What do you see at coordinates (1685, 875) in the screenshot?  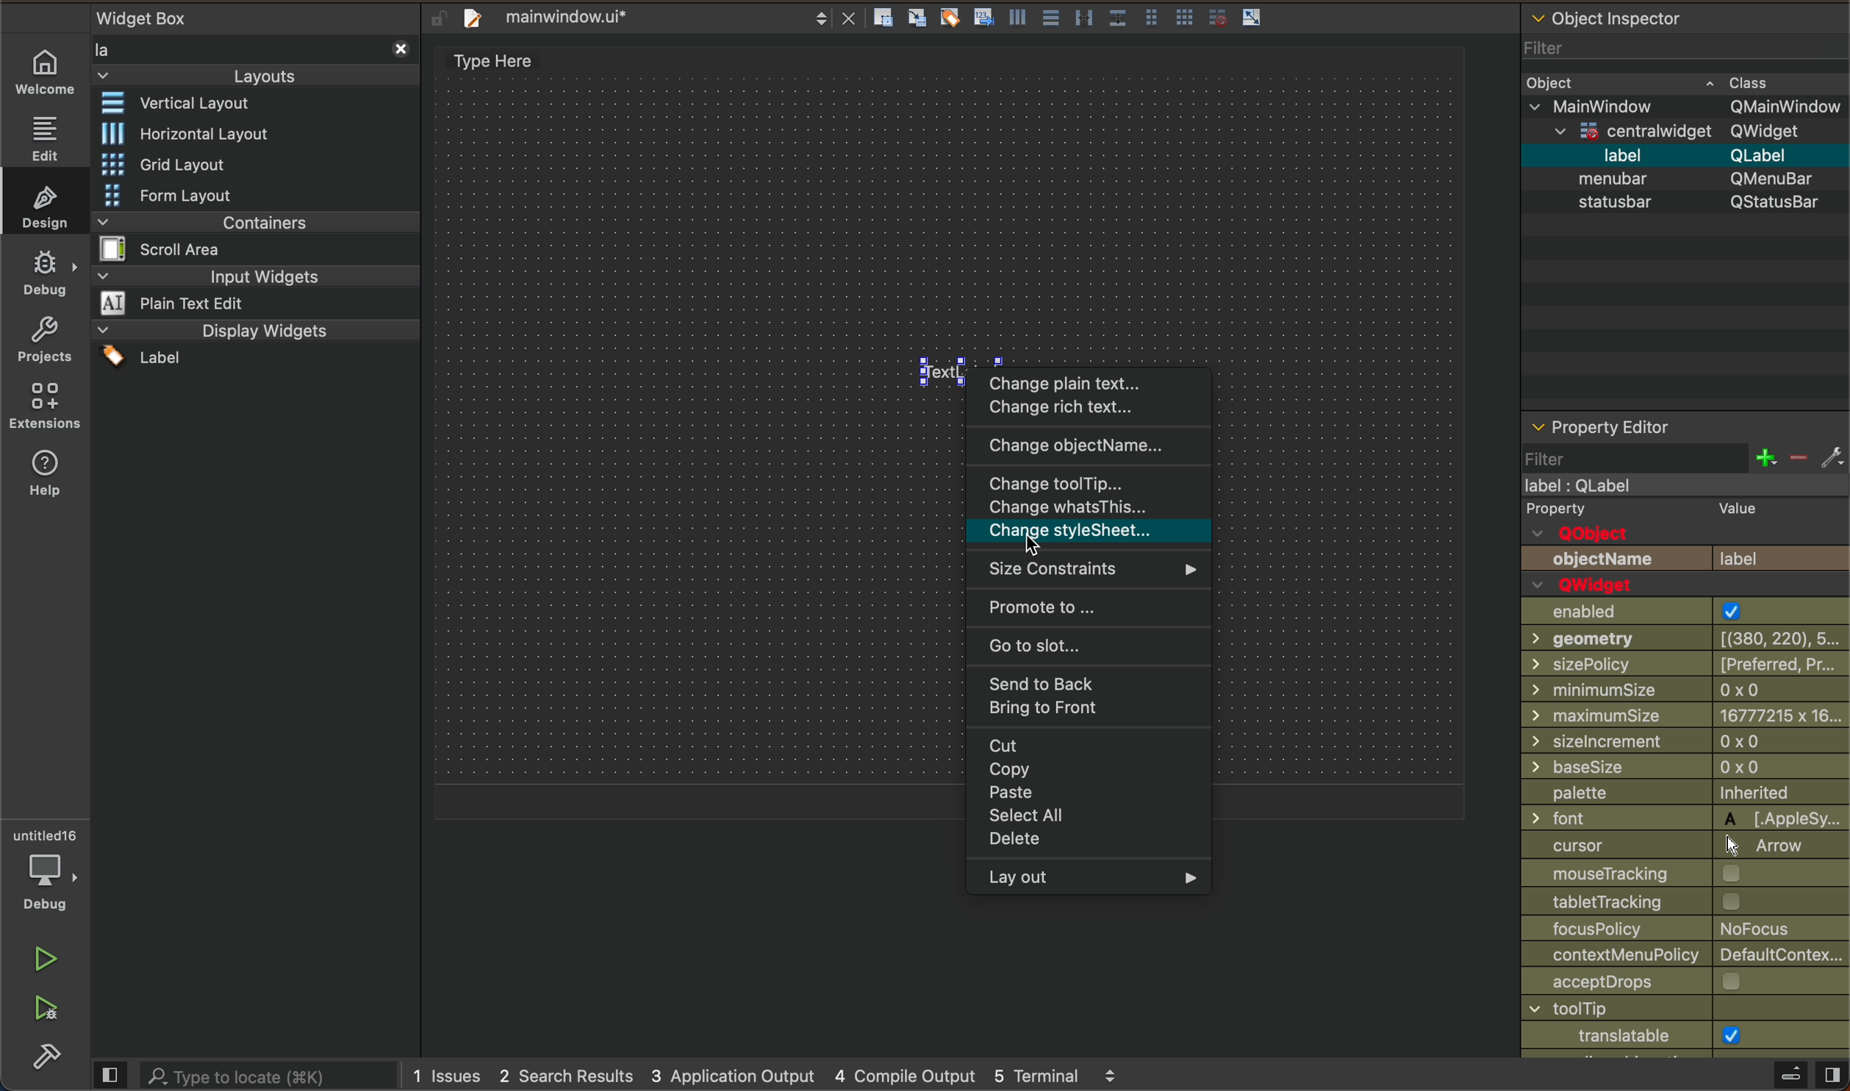 I see `` at bounding box center [1685, 875].